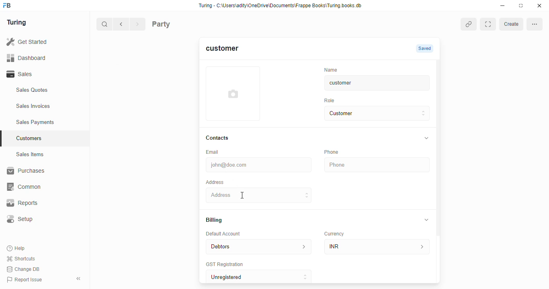 This screenshot has width=549, height=289. Describe the element at coordinates (511, 25) in the screenshot. I see `create` at that location.